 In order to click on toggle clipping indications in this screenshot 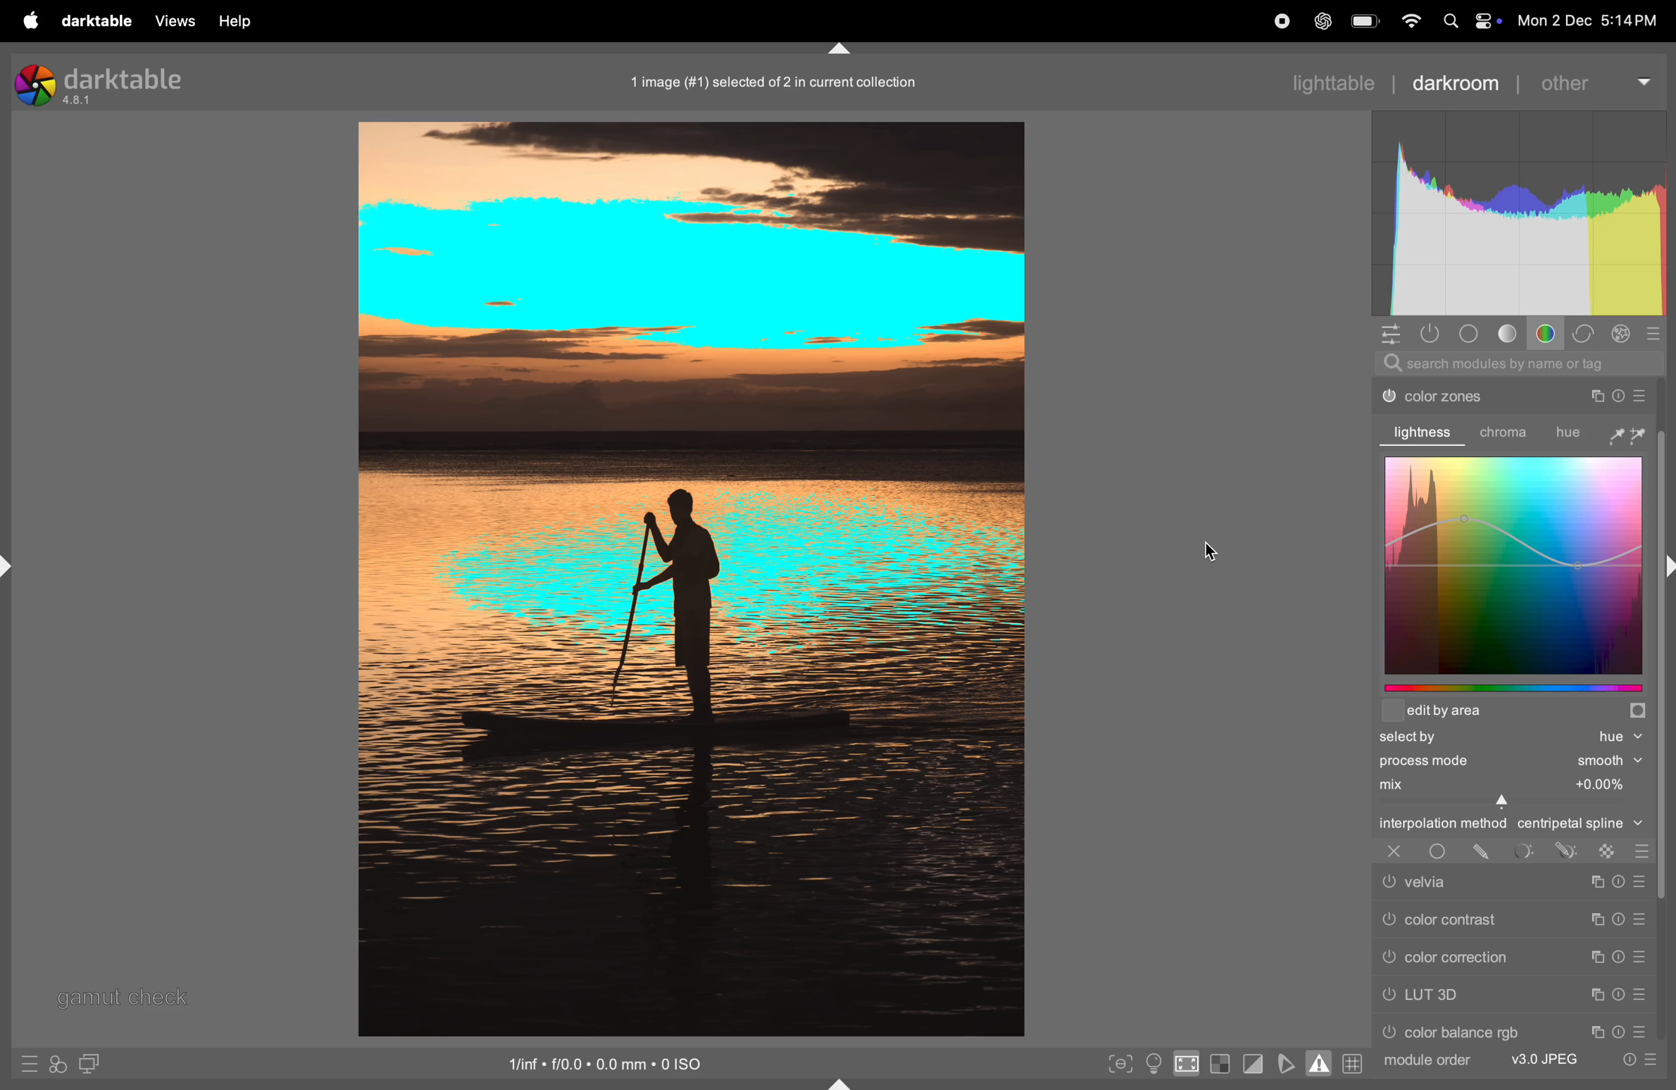, I will do `click(1256, 1065)`.